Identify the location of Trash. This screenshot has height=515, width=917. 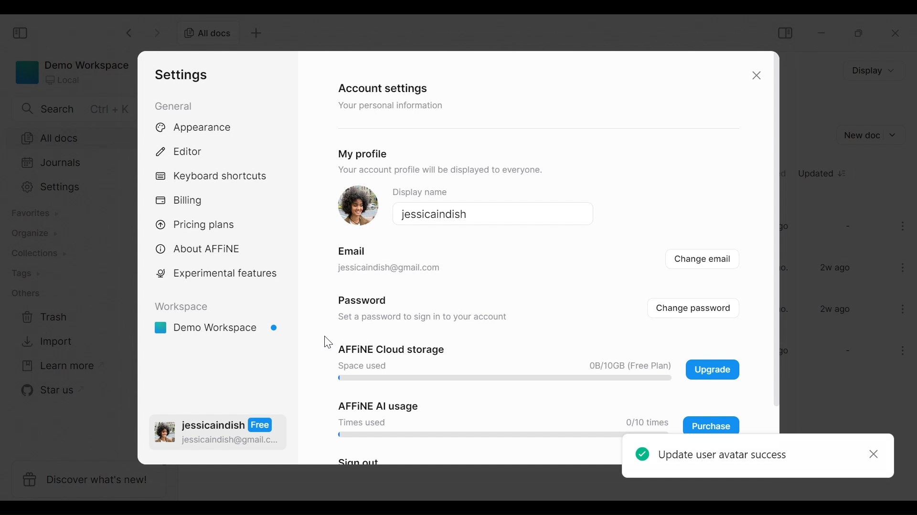
(43, 317).